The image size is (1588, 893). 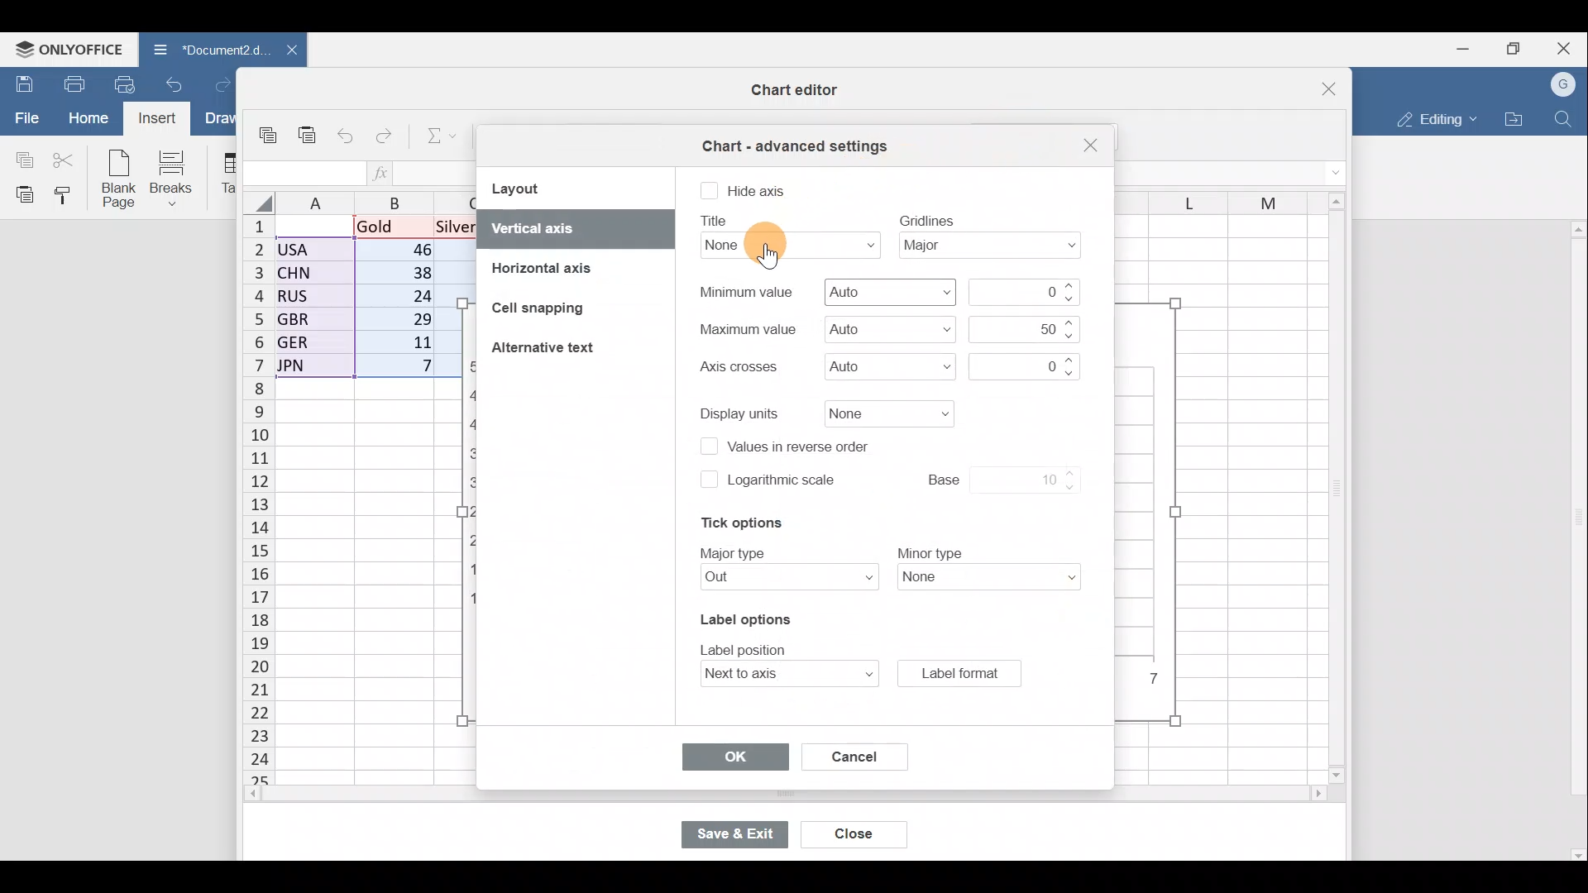 What do you see at coordinates (1457, 50) in the screenshot?
I see `Minimize` at bounding box center [1457, 50].